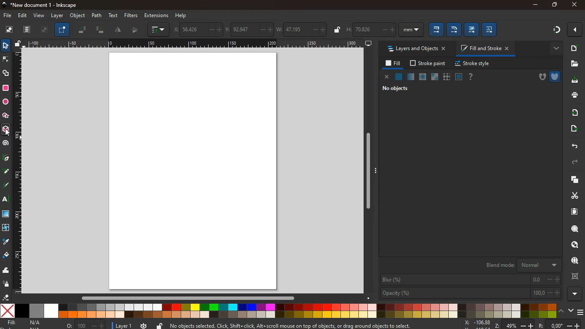 This screenshot has height=329, width=585. What do you see at coordinates (376, 170) in the screenshot?
I see `Expand` at bounding box center [376, 170].